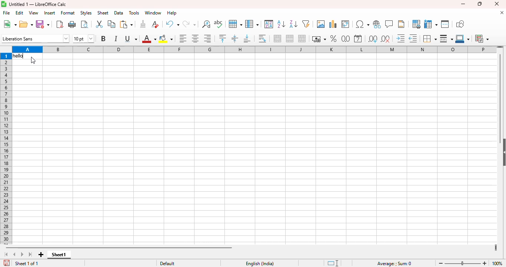  Describe the element at coordinates (333, 39) in the screenshot. I see `format as percent` at that location.